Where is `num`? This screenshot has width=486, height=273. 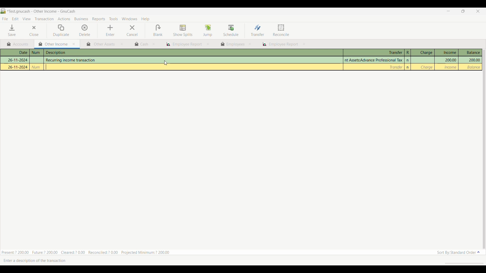
num is located at coordinates (36, 53).